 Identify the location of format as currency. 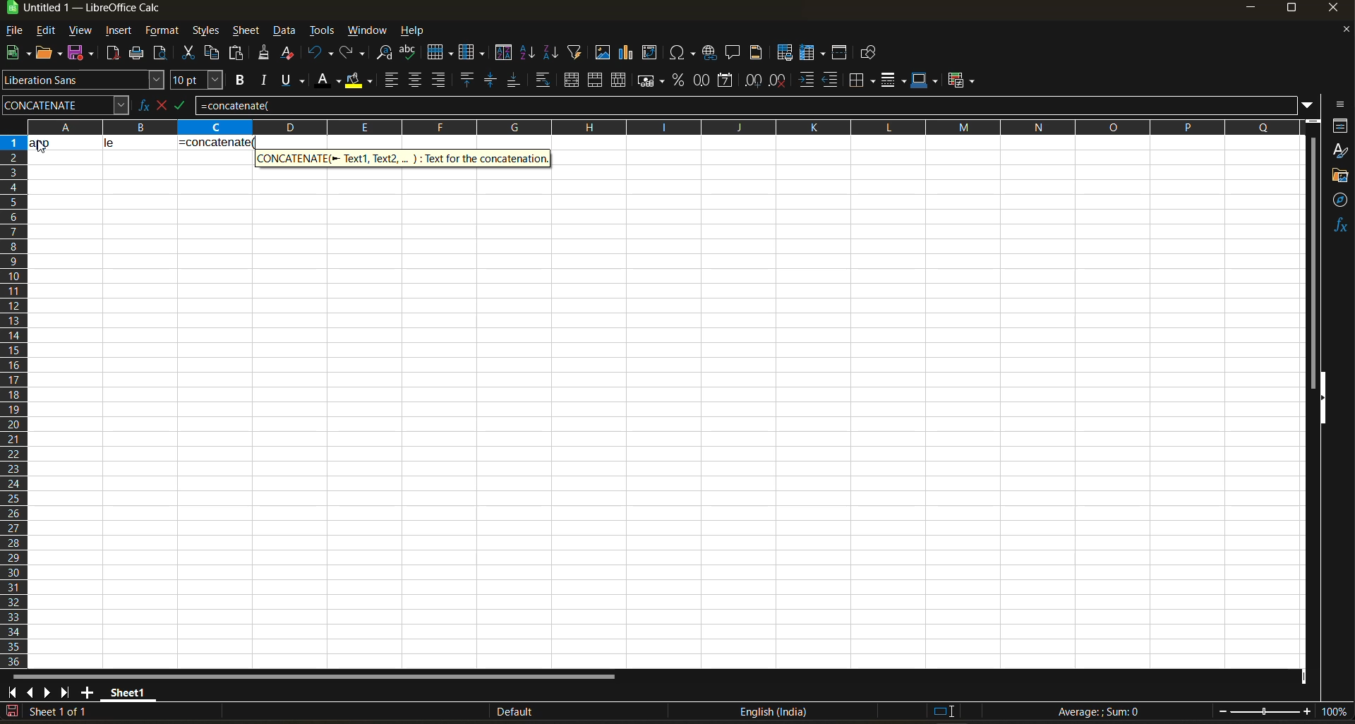
(655, 80).